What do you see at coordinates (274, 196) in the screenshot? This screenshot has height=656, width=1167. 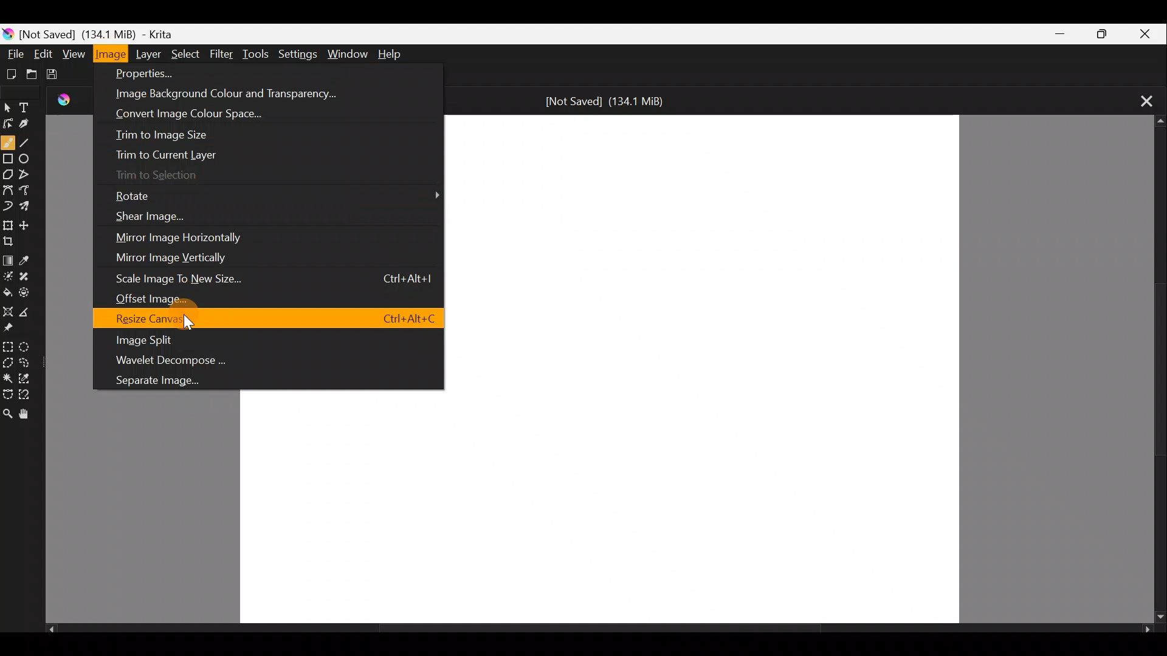 I see `Rotate` at bounding box center [274, 196].